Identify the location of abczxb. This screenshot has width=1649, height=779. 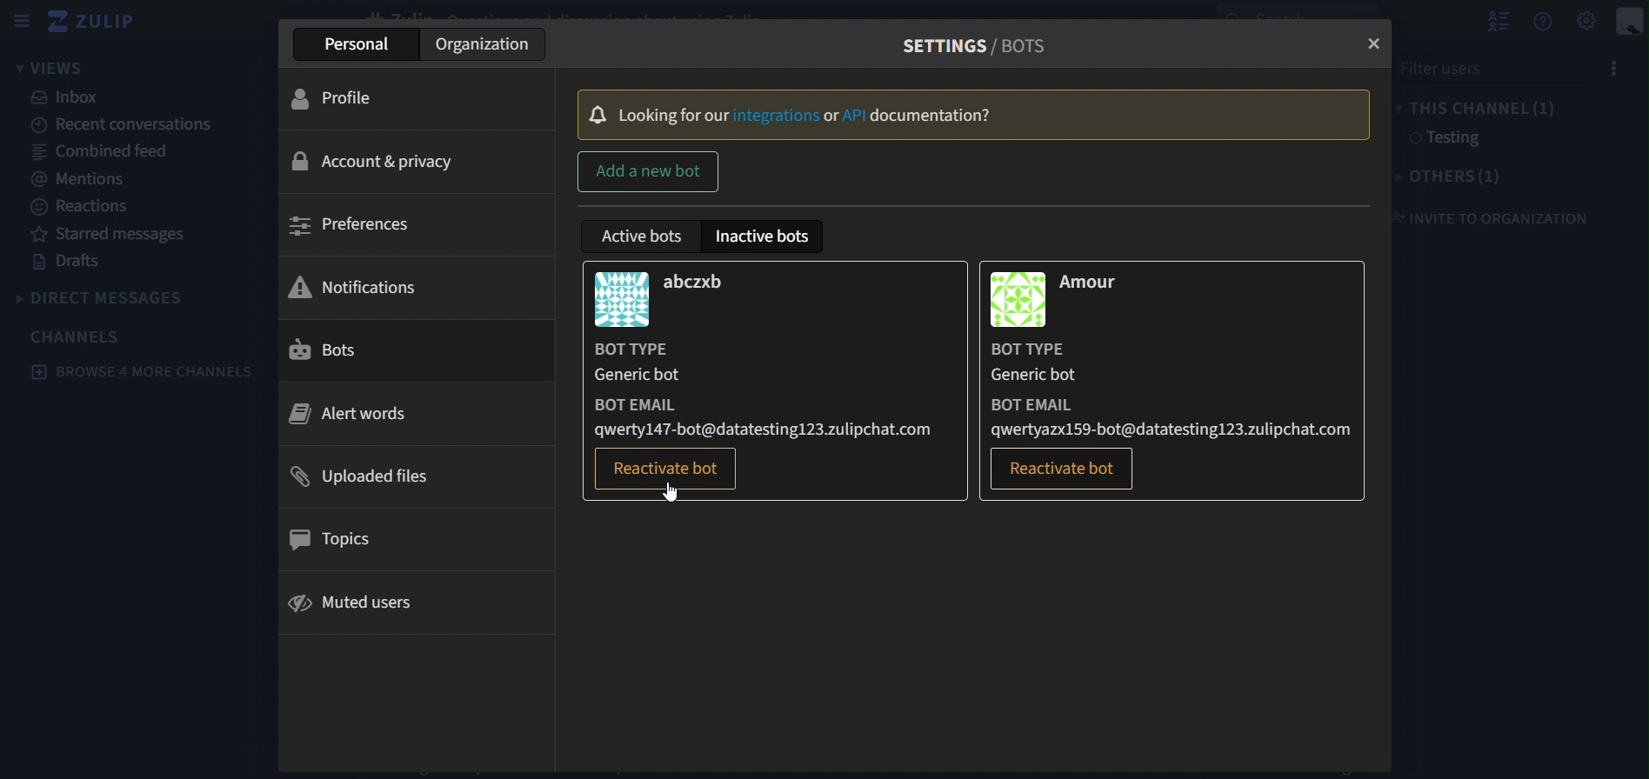
(700, 282).